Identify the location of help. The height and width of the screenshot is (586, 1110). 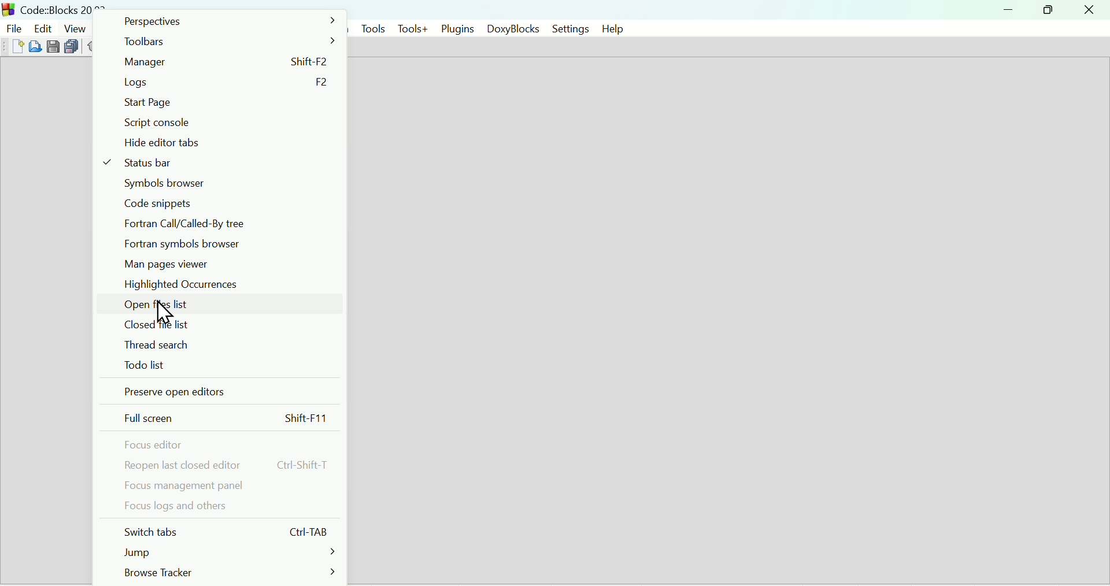
(611, 28).